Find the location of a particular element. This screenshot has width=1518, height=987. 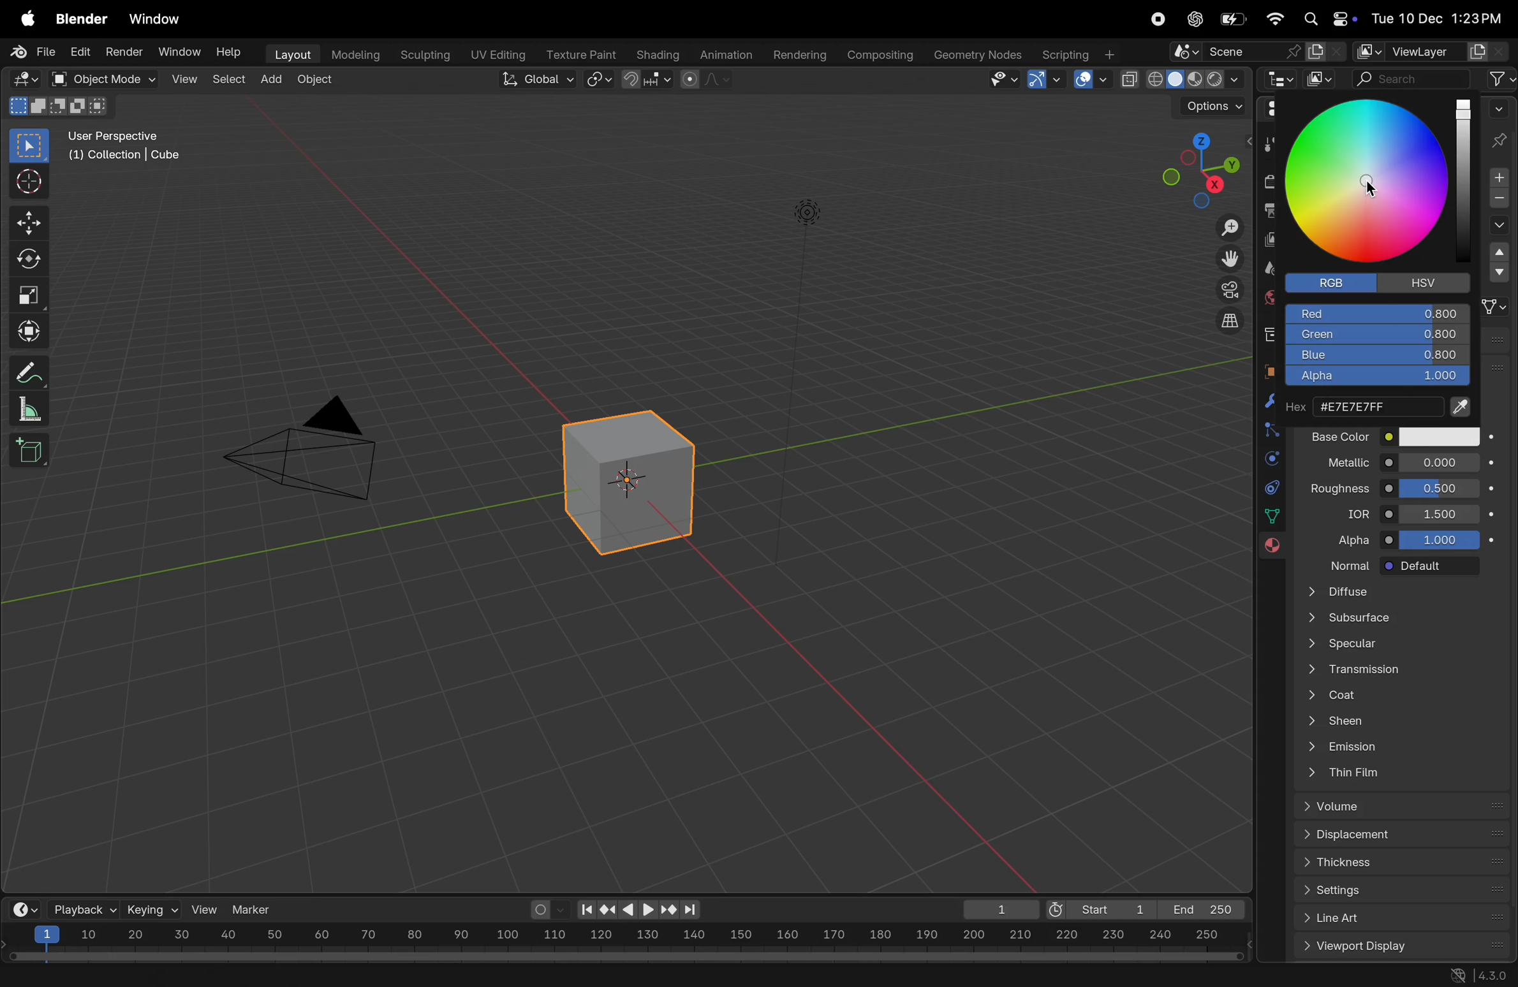

editor type is located at coordinates (20, 78).